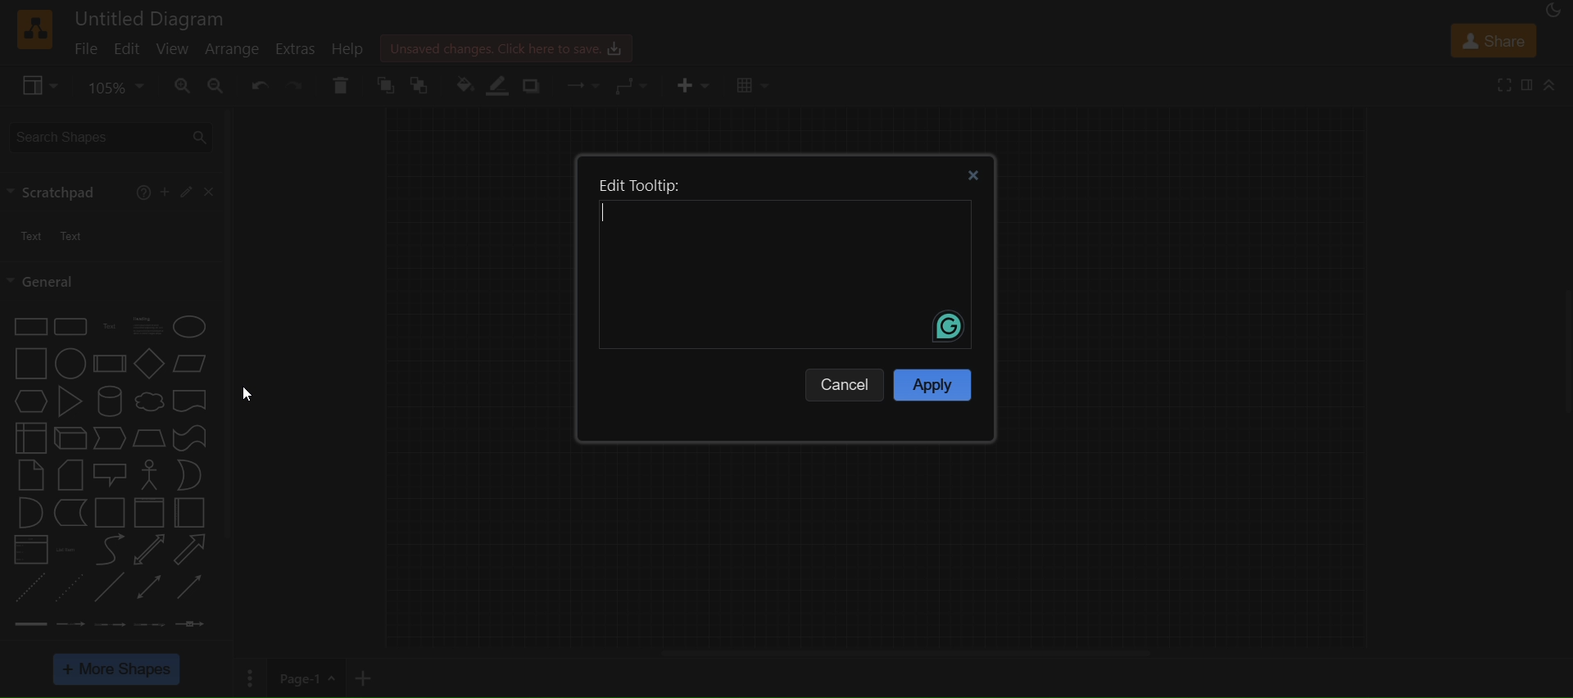 This screenshot has width=1573, height=698. I want to click on collapase/expand, so click(1550, 84).